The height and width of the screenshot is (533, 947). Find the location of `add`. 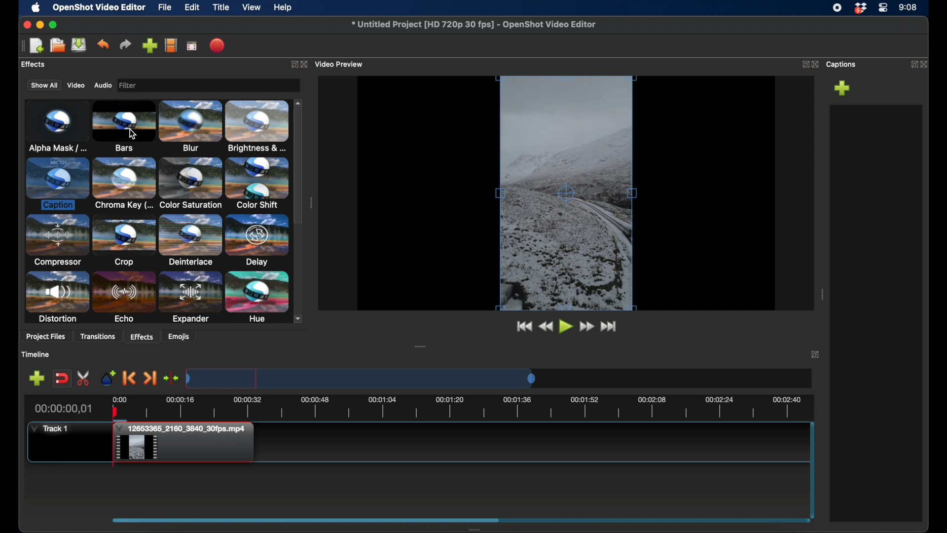

add is located at coordinates (842, 88).